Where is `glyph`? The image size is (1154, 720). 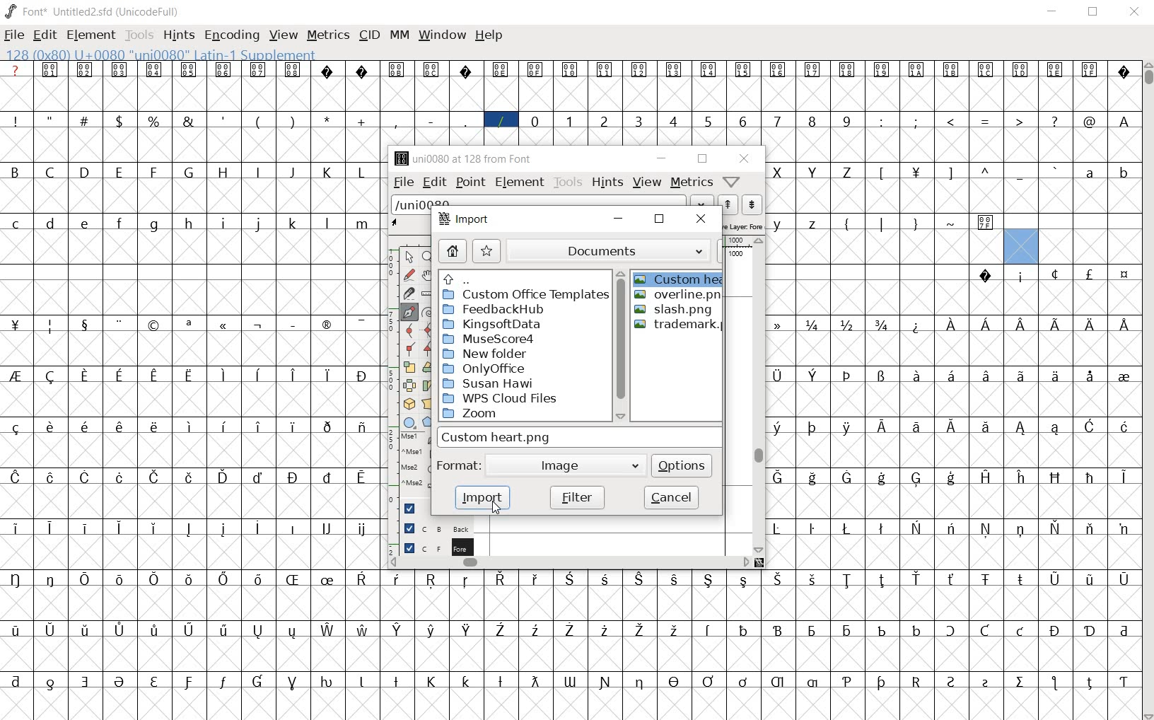
glyph is located at coordinates (189, 629).